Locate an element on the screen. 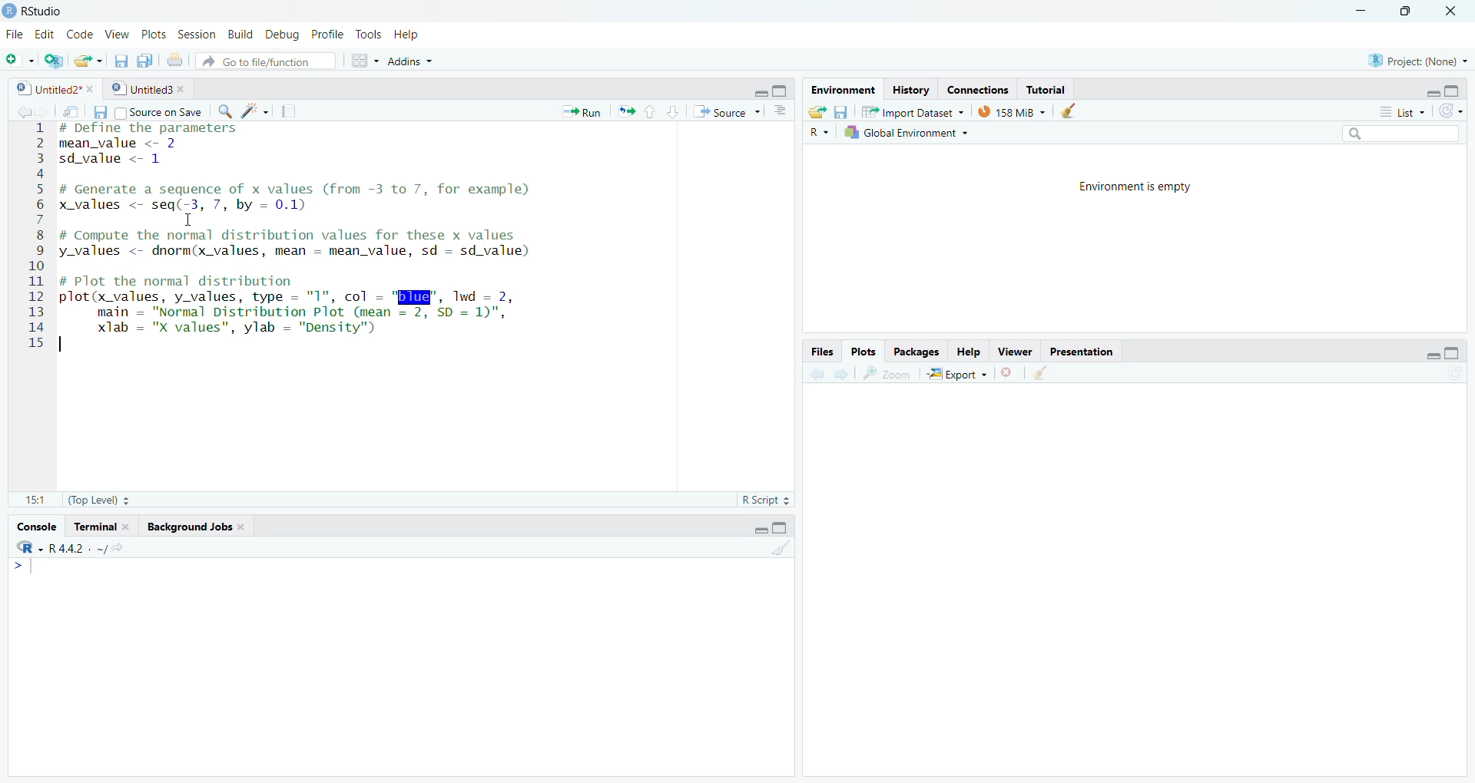   is located at coordinates (363, 58).